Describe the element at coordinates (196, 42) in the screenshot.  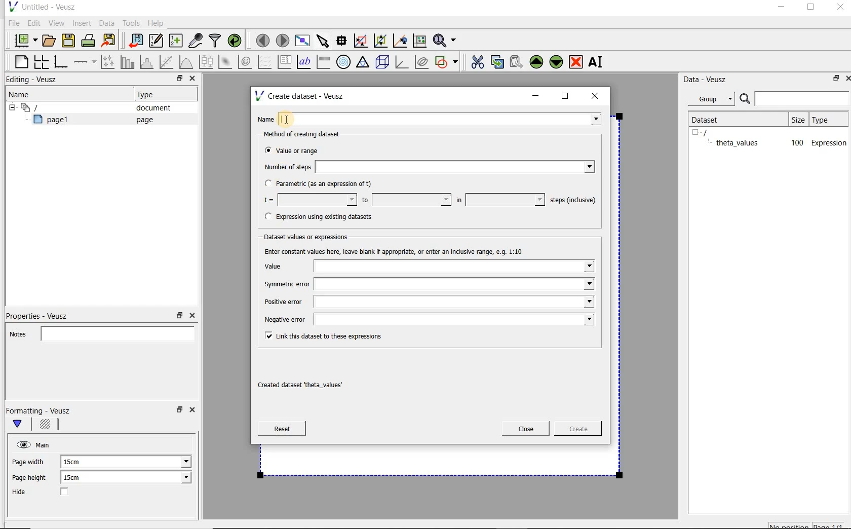
I see `capture remote data` at that location.